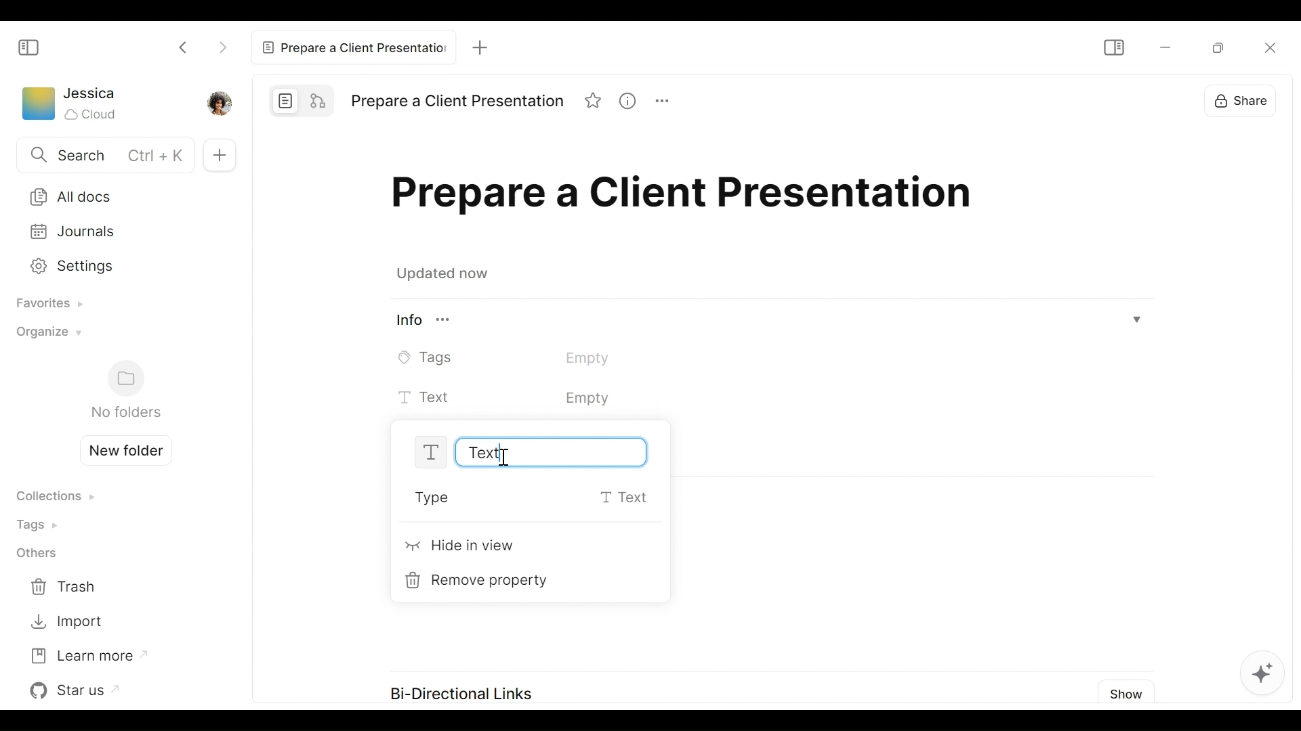 This screenshot has height=731, width=1301. I want to click on All Documents, so click(116, 196).